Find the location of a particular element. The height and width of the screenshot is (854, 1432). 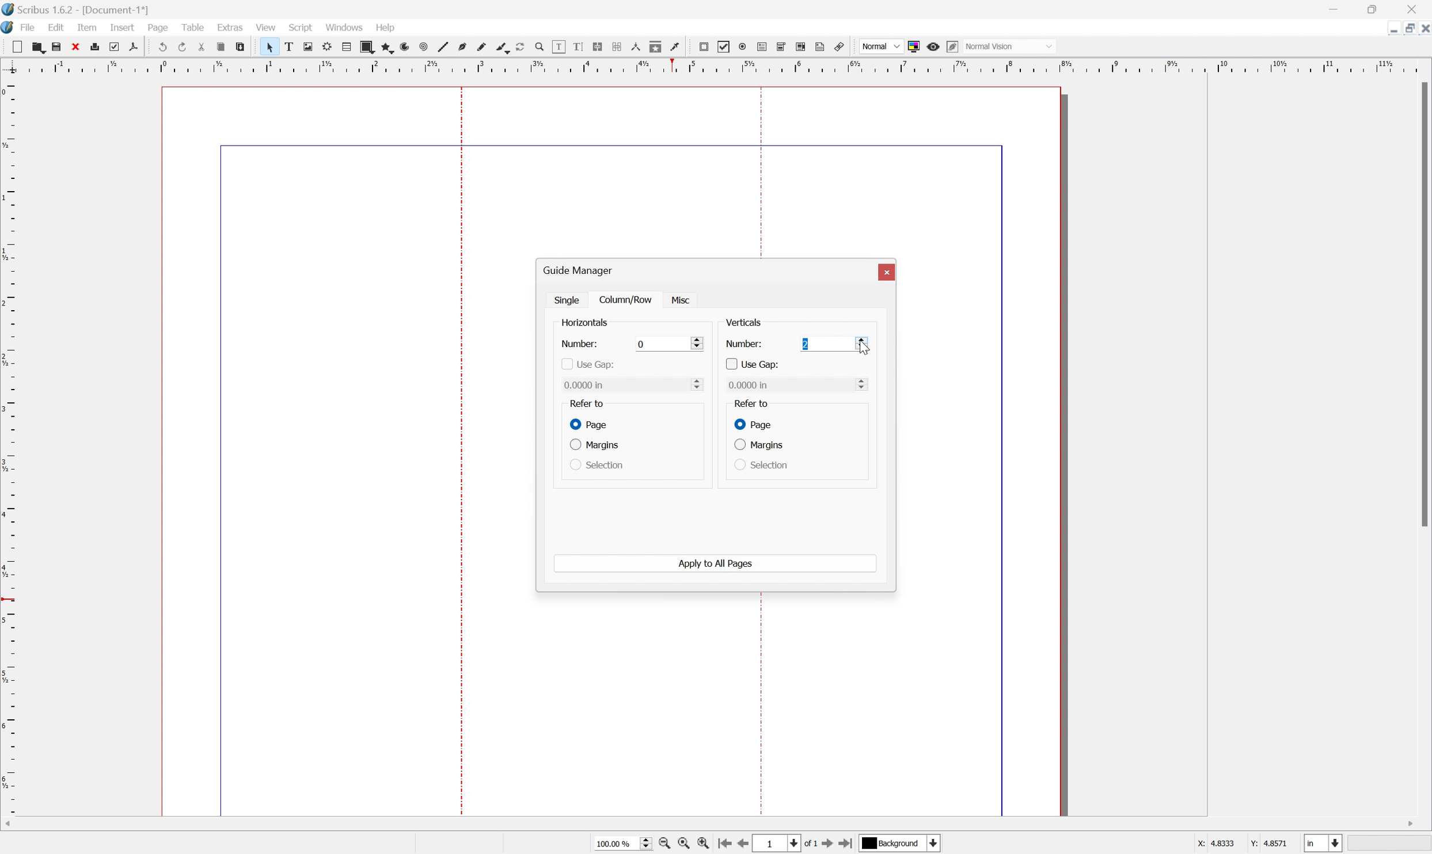

scribus 1.6.2 - [document-1] is located at coordinates (73, 8).